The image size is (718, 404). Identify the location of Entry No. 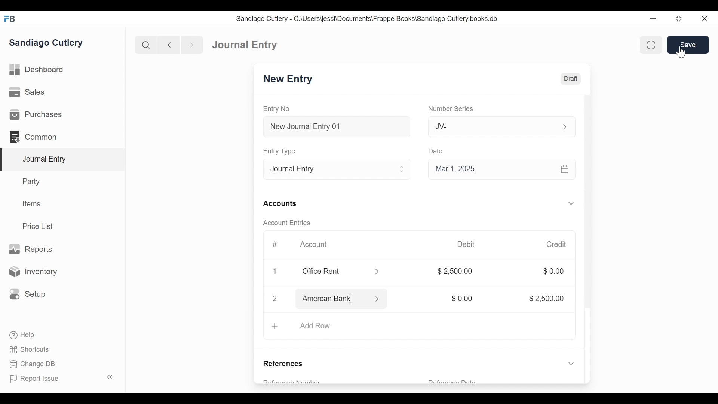
(279, 109).